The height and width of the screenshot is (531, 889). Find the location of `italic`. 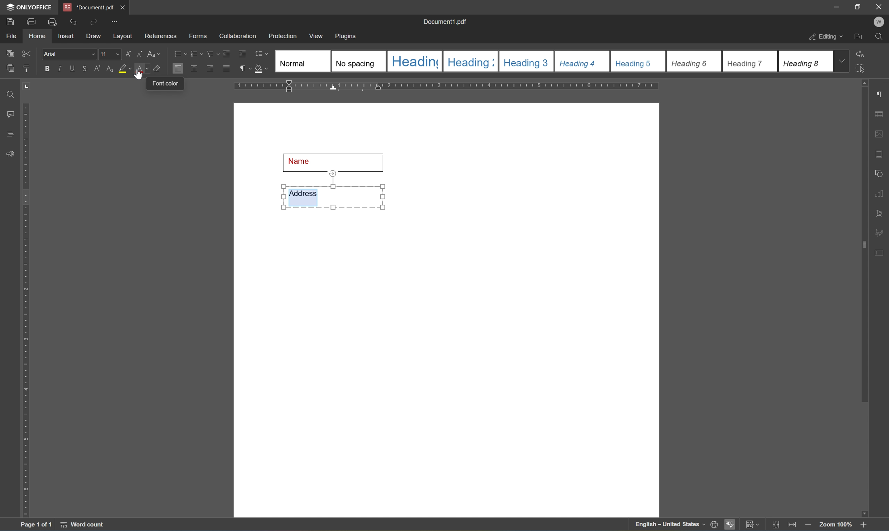

italic is located at coordinates (59, 68).